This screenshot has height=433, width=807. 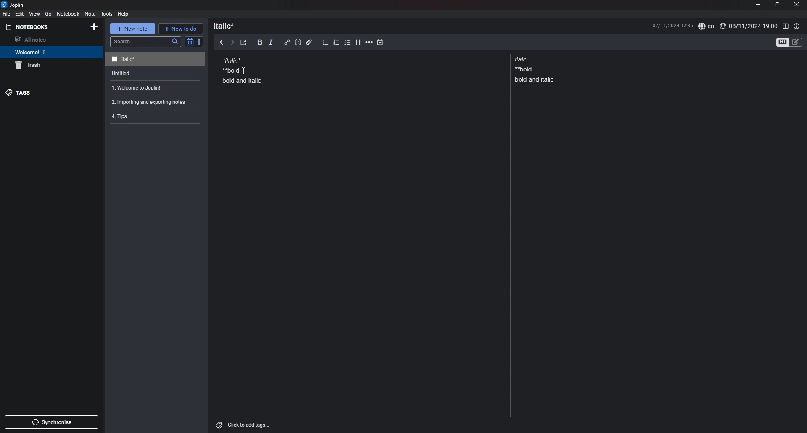 I want to click on note, so click(x=152, y=116).